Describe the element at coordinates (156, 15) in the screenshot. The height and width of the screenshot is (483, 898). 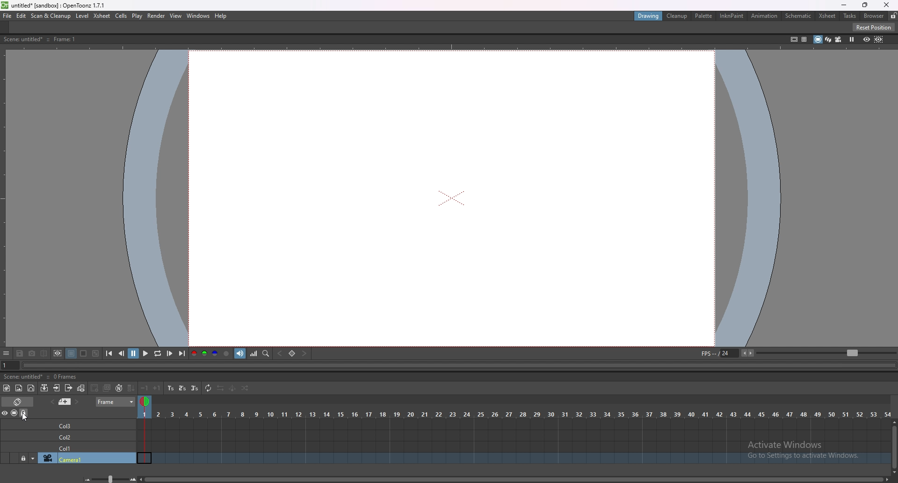
I see `render` at that location.